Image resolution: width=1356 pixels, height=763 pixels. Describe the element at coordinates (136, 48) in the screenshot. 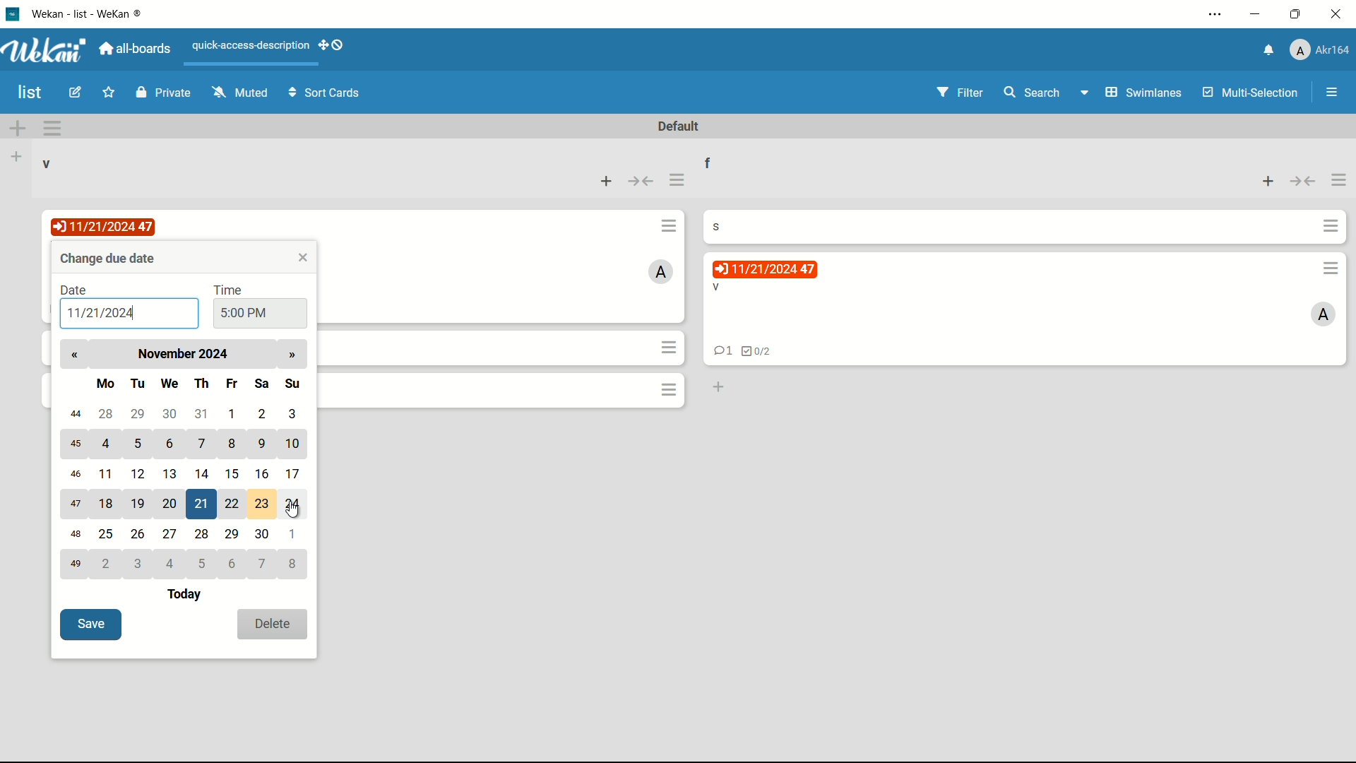

I see `all boards` at that location.